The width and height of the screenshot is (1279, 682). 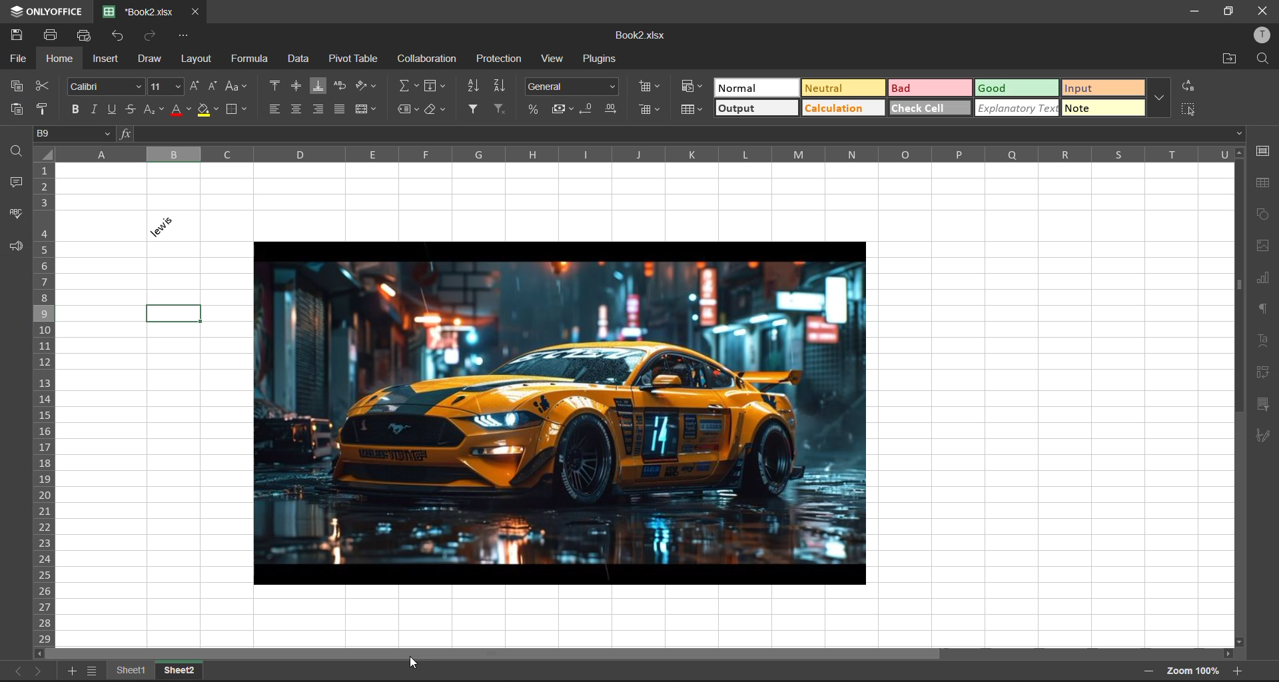 What do you see at coordinates (15, 671) in the screenshot?
I see `previous` at bounding box center [15, 671].